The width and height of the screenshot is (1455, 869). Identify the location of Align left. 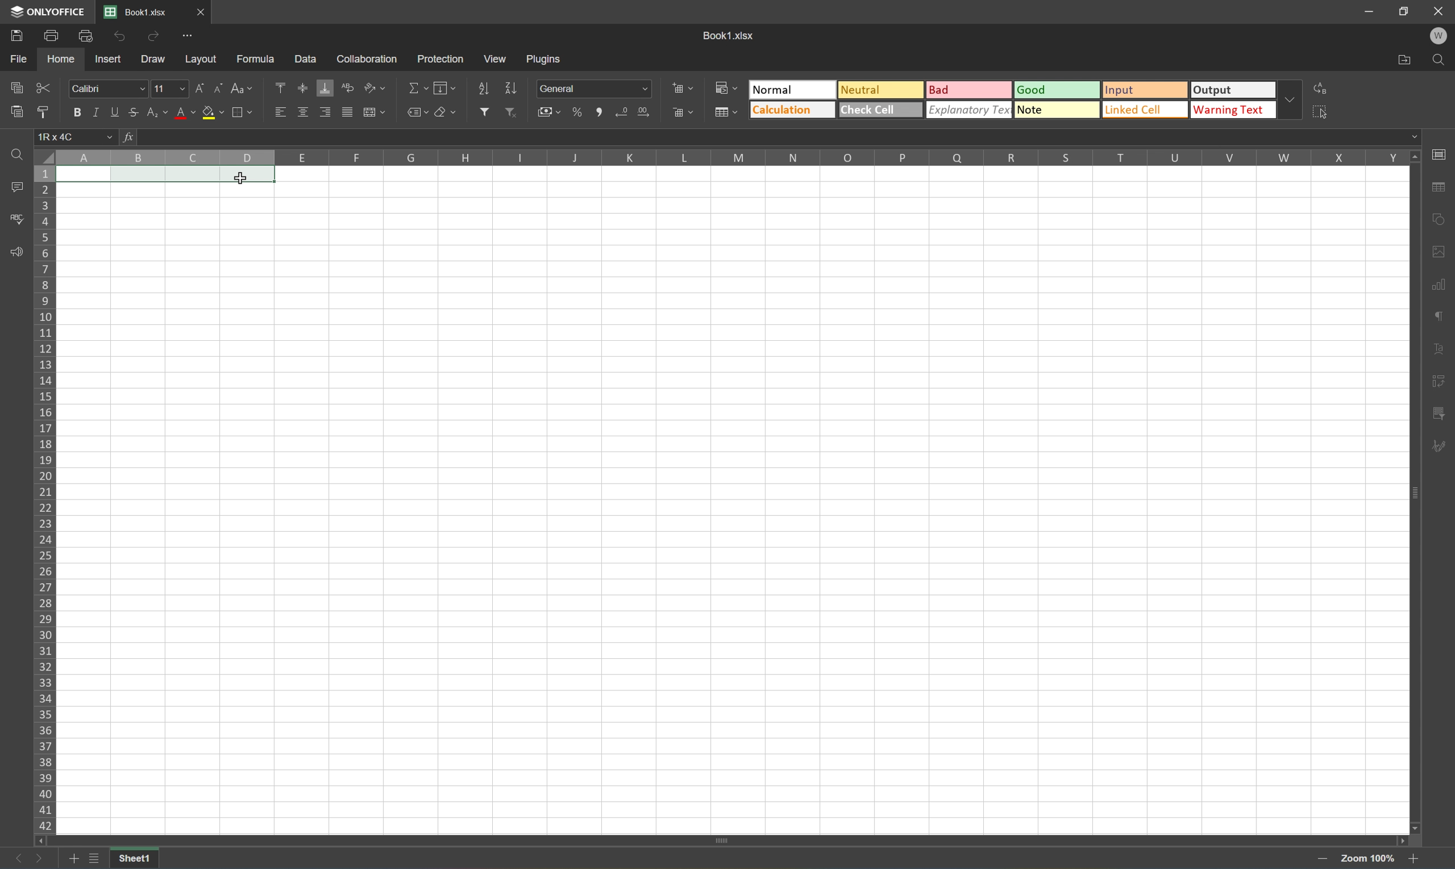
(279, 113).